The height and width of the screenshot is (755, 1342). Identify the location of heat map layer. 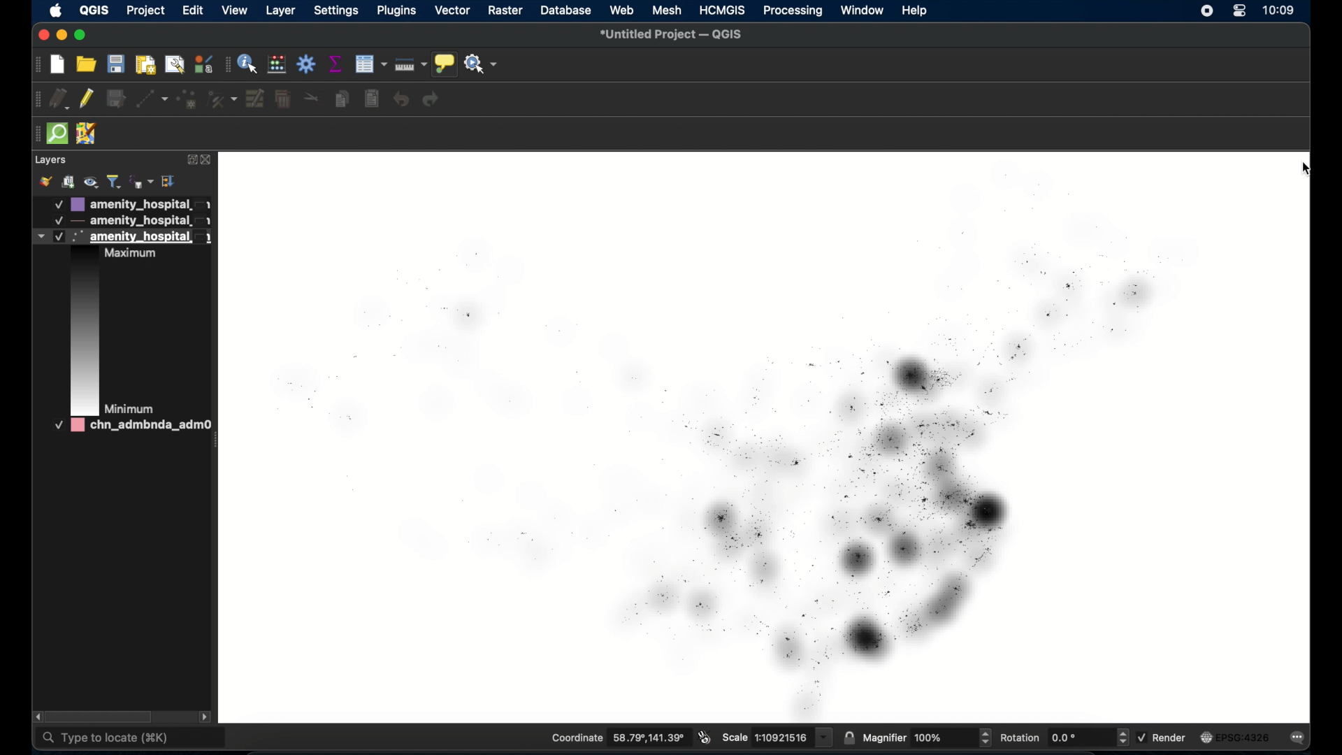
(52, 238).